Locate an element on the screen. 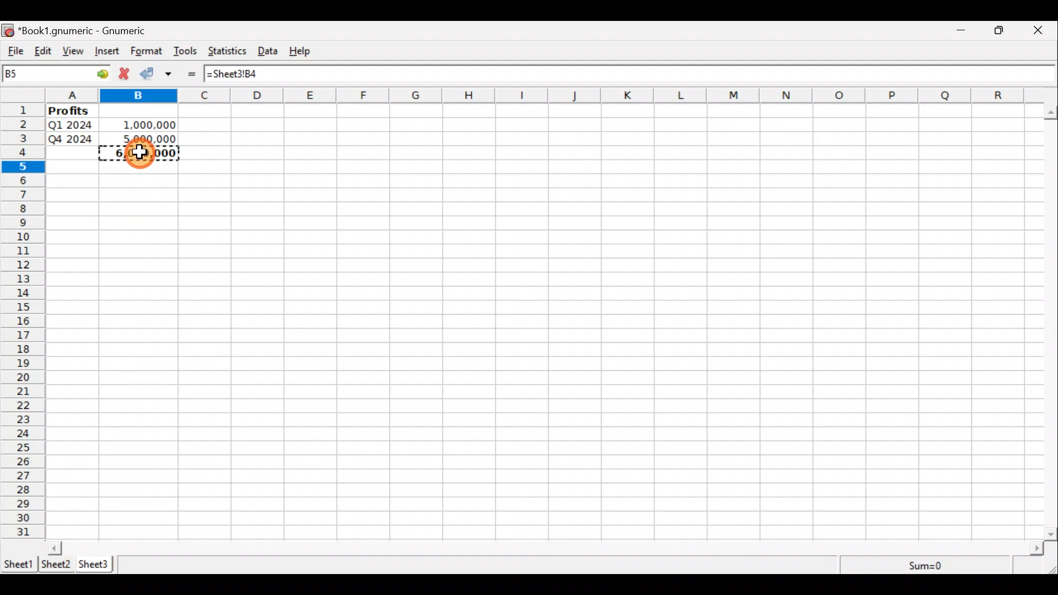  Q1 2024 is located at coordinates (70, 124).